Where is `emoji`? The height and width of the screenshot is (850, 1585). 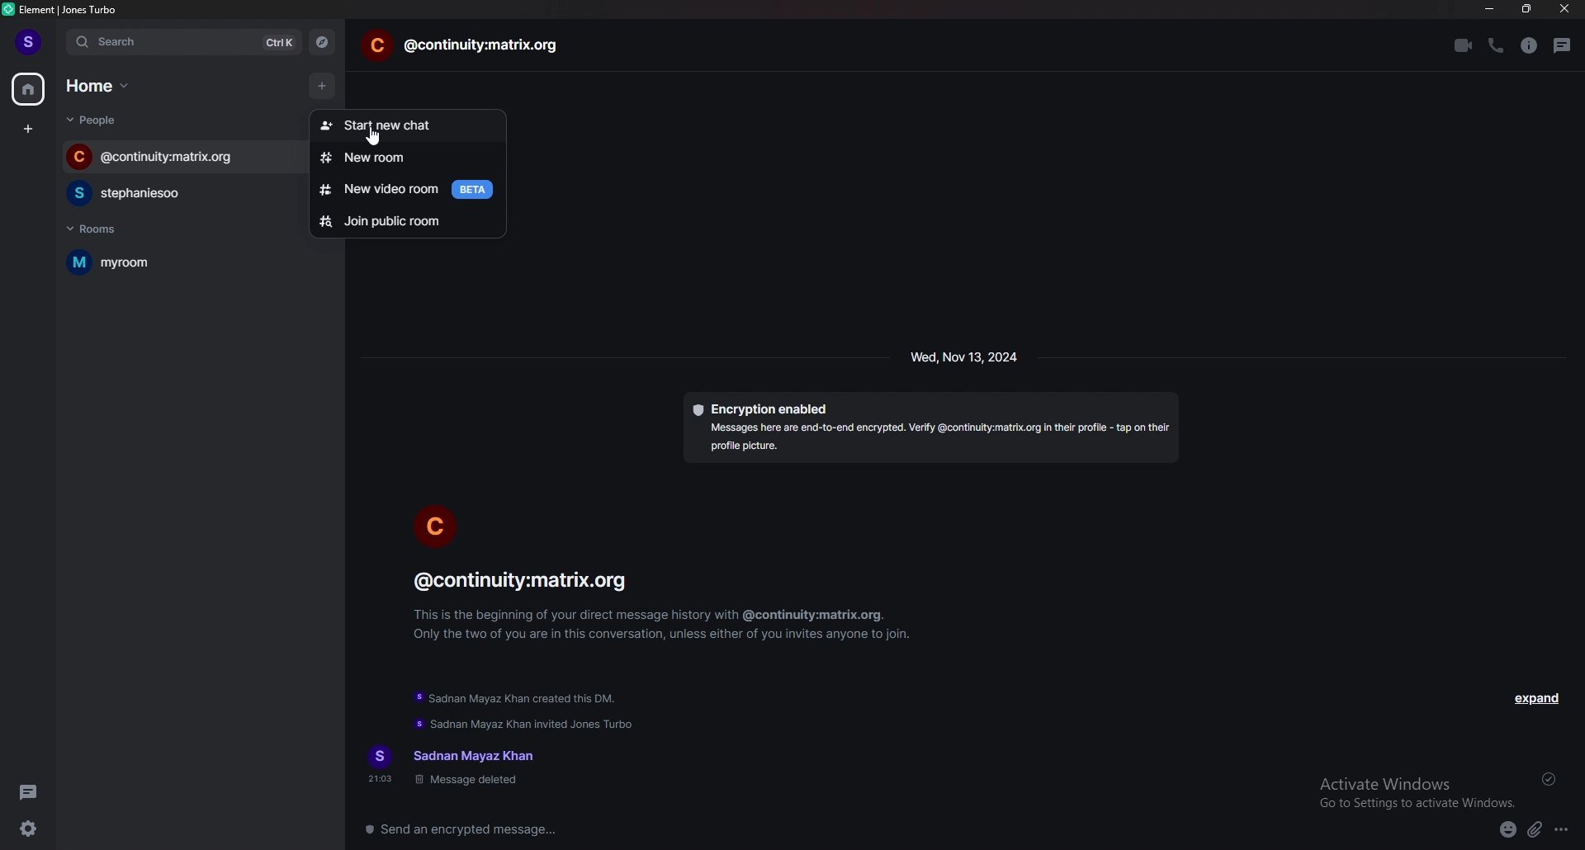 emoji is located at coordinates (1508, 831).